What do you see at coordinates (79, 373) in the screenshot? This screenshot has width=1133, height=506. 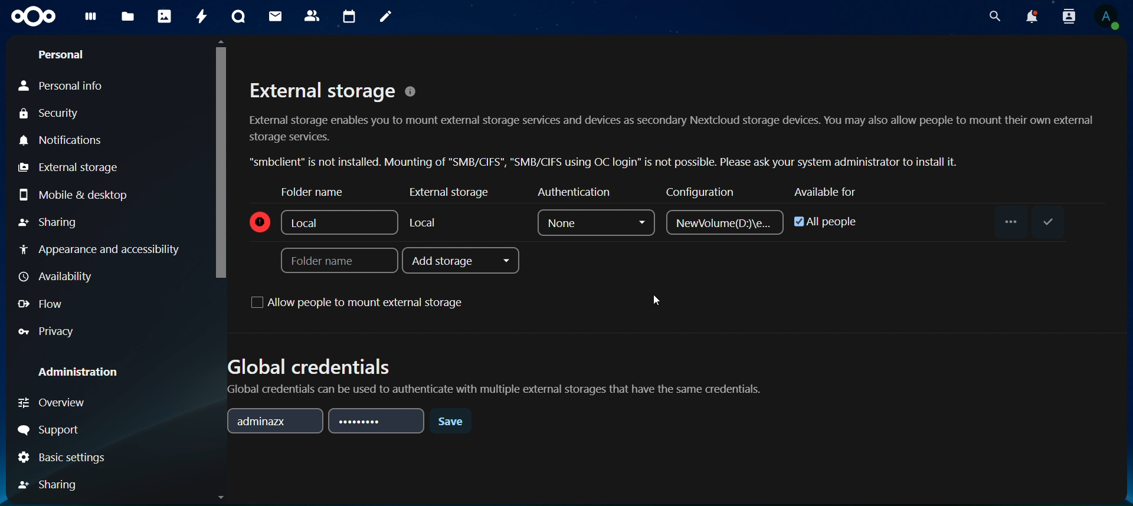 I see `administration` at bounding box center [79, 373].